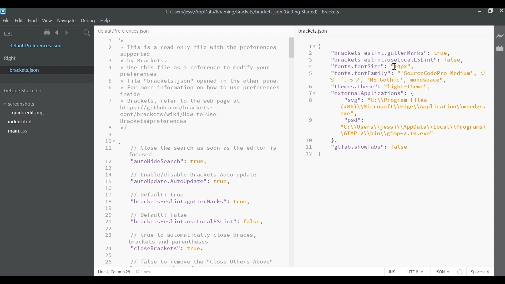 This screenshot has width=505, height=284. Describe the element at coordinates (417, 272) in the screenshot. I see `UTF -8` at that location.